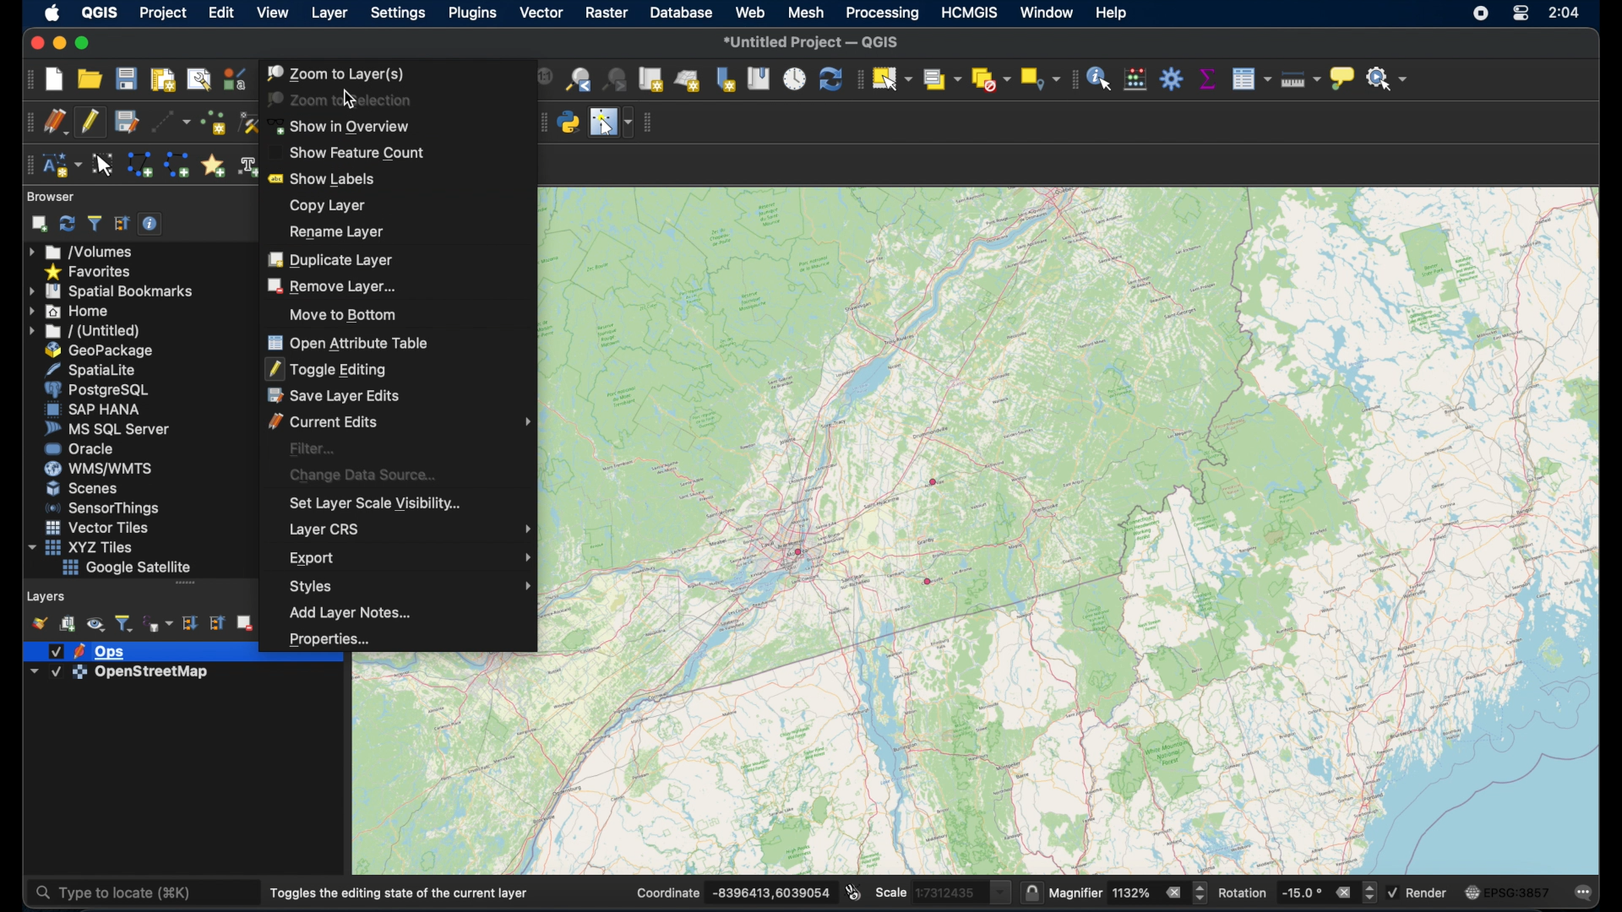 The height and width of the screenshot is (912, 1622). I want to click on apple logo, so click(52, 12).